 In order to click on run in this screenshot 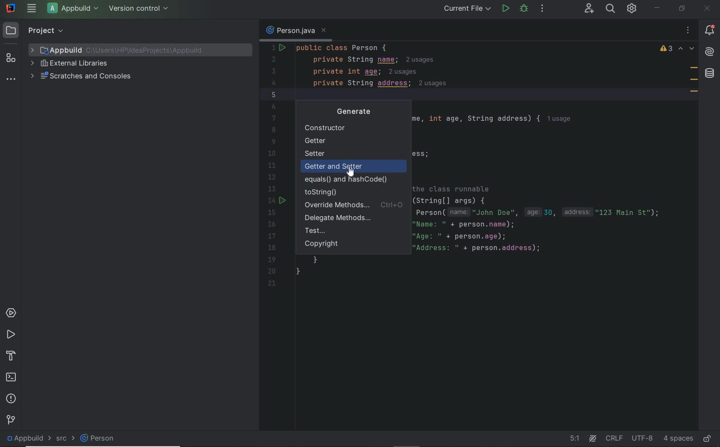, I will do `click(506, 9)`.